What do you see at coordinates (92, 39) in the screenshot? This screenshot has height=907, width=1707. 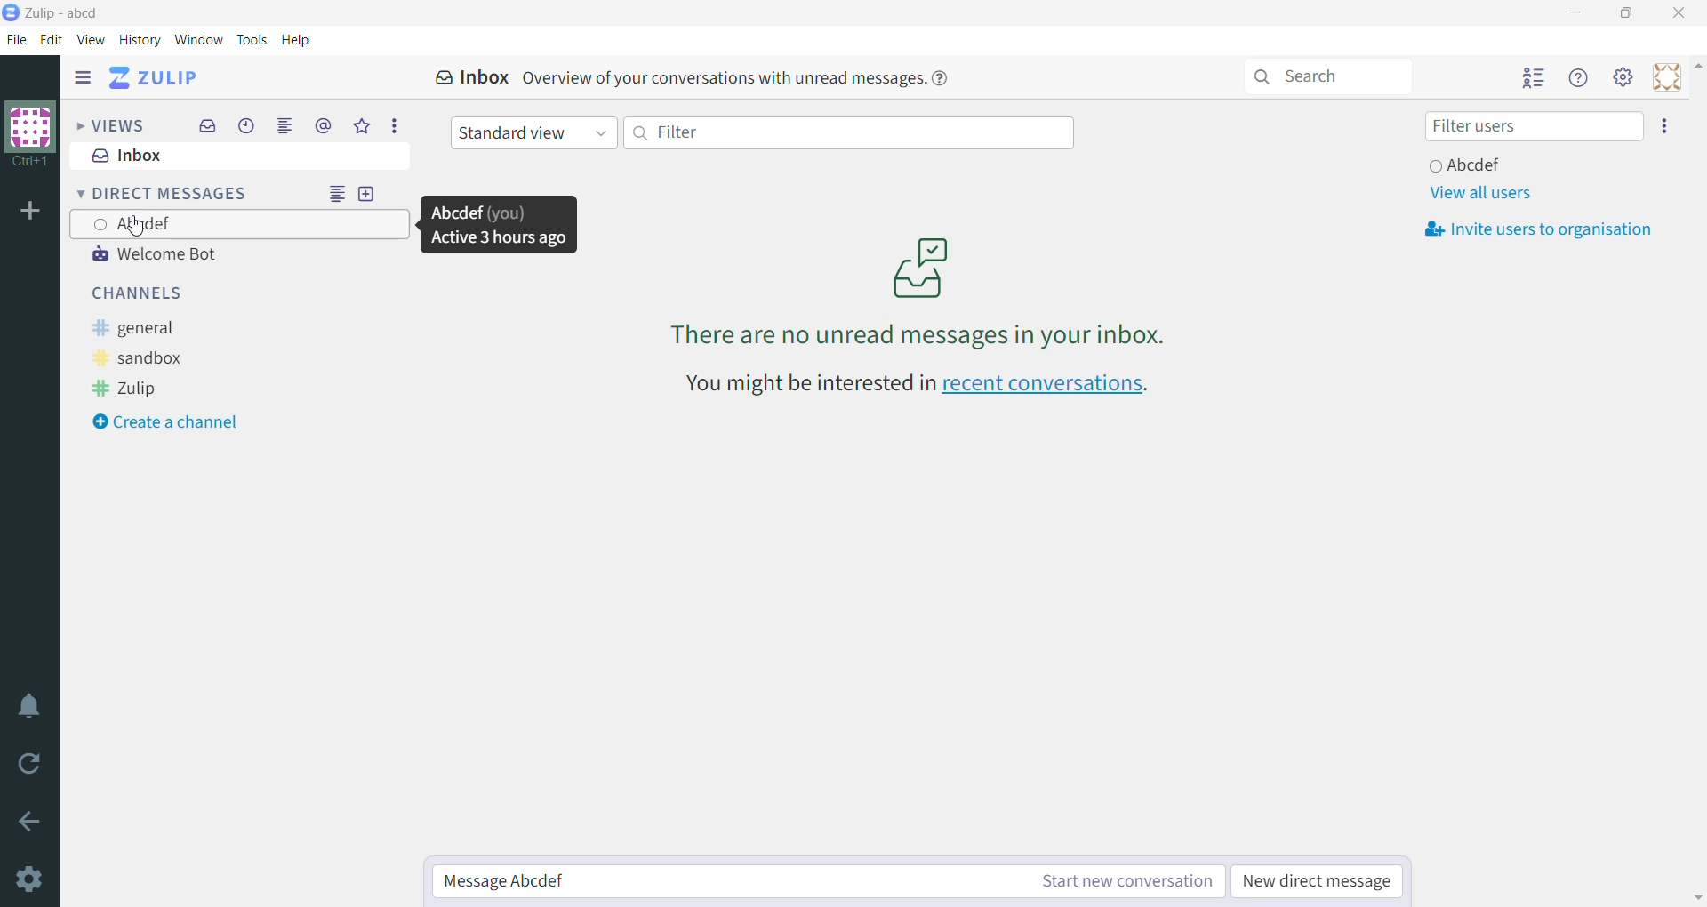 I see `View` at bounding box center [92, 39].